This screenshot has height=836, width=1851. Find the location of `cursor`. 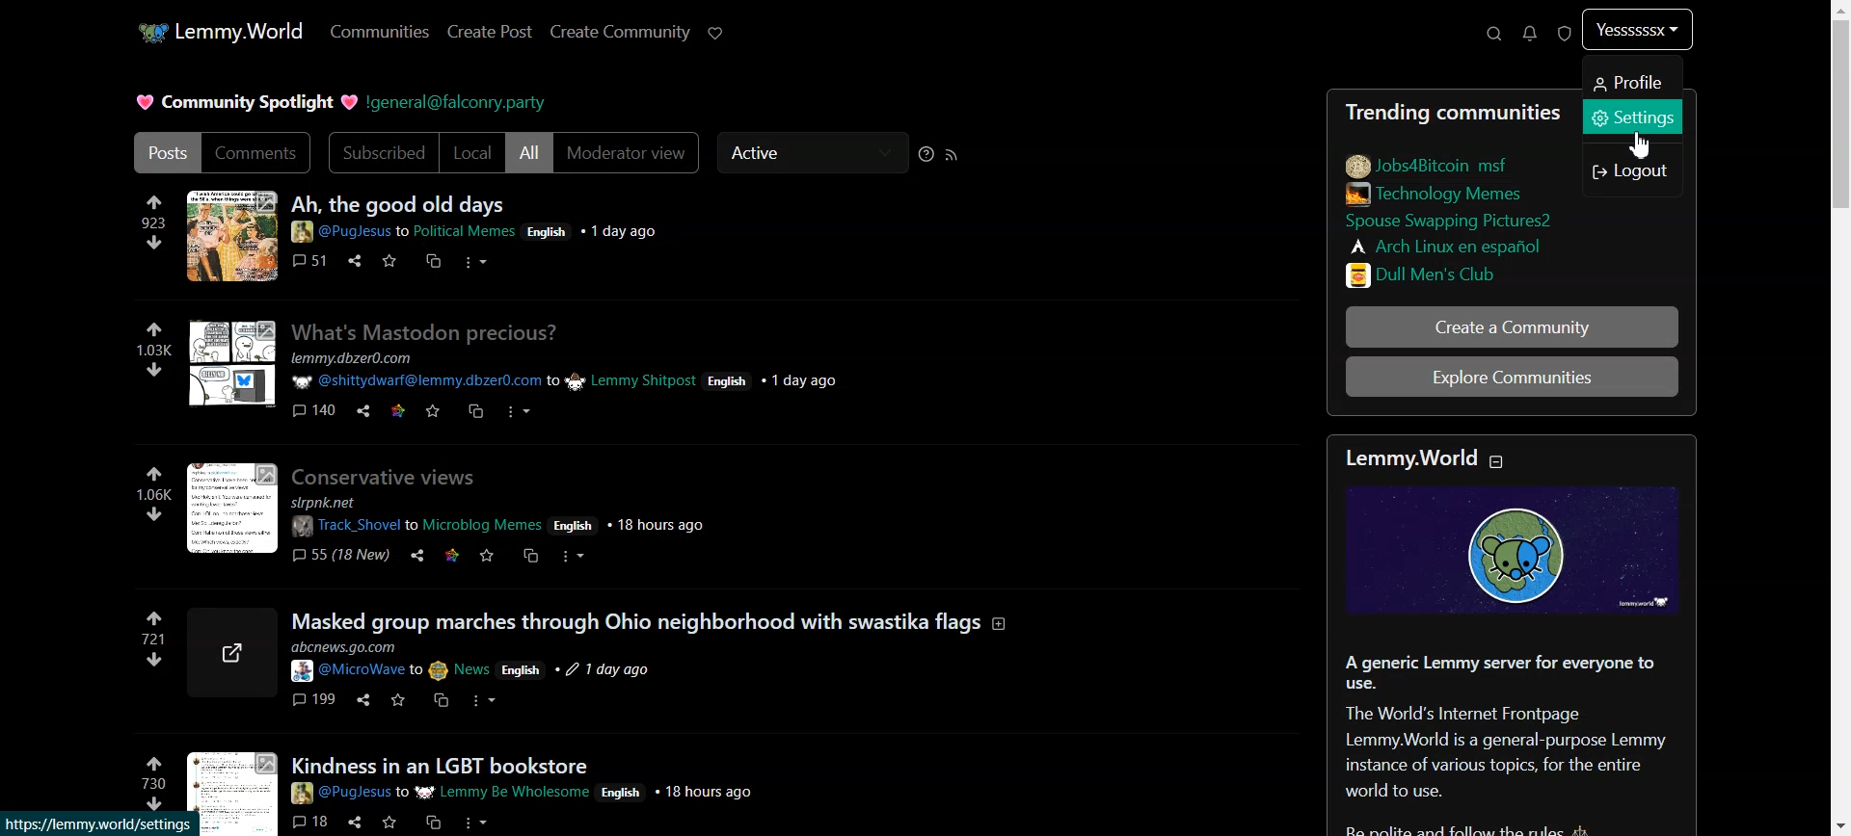

cursor is located at coordinates (1648, 145).